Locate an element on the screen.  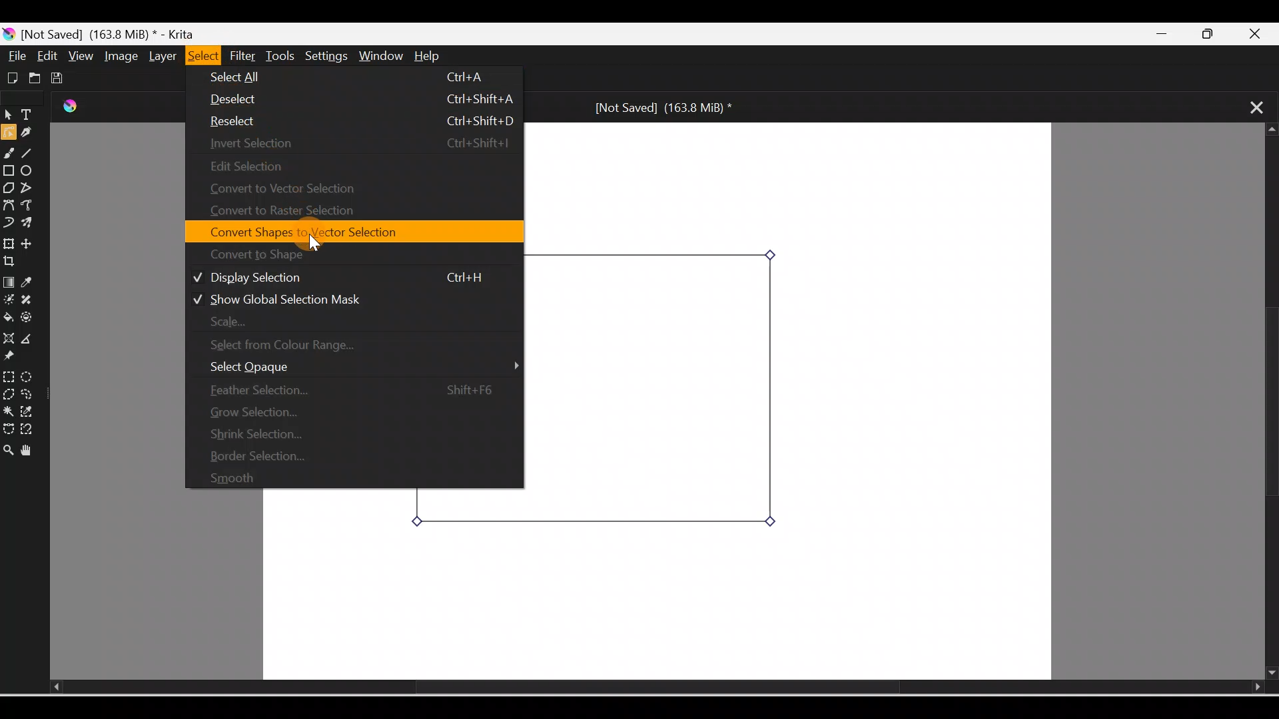
Display selection is located at coordinates (353, 277).